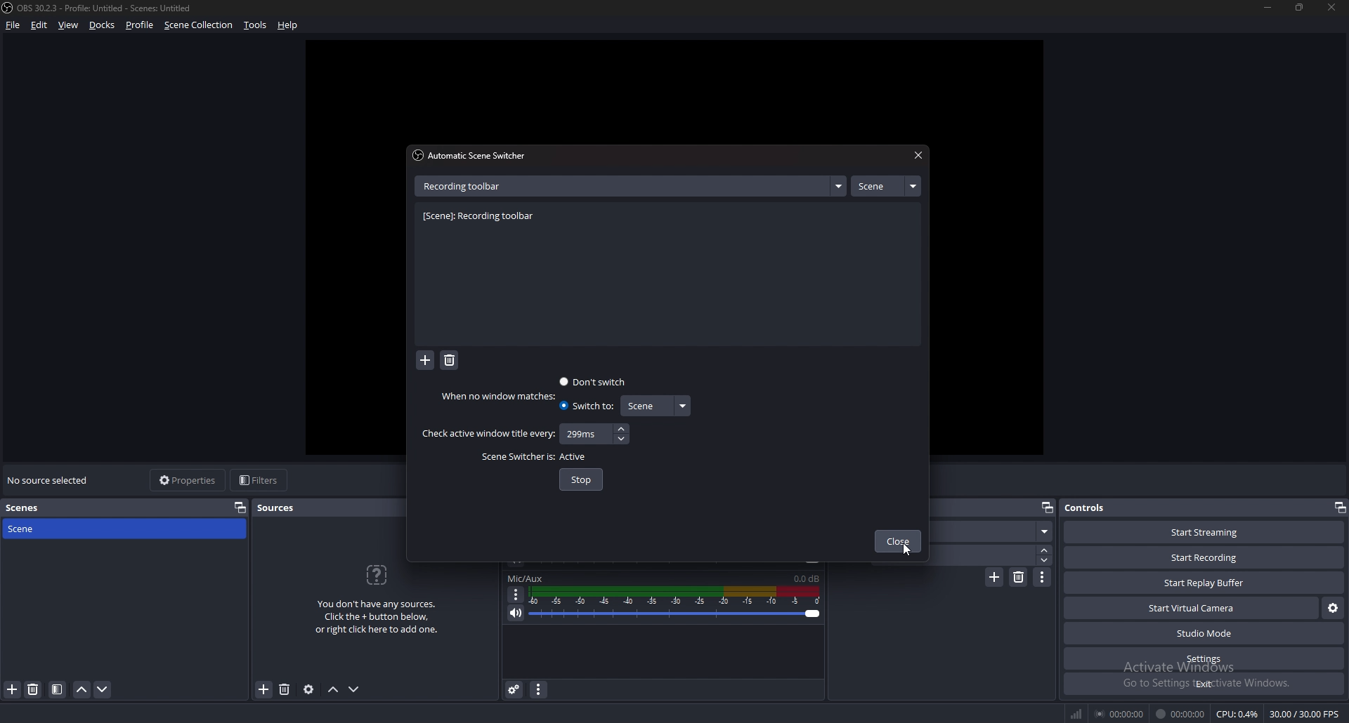 Image resolution: width=1349 pixels, height=723 pixels. What do you see at coordinates (103, 689) in the screenshot?
I see `move scene down` at bounding box center [103, 689].